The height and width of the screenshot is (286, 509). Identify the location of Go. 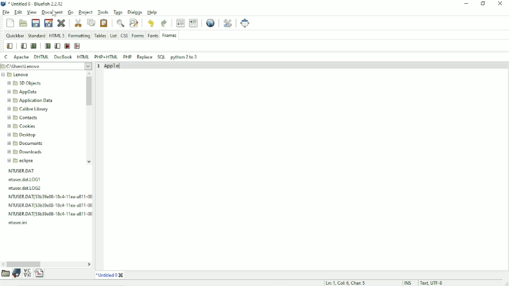
(71, 13).